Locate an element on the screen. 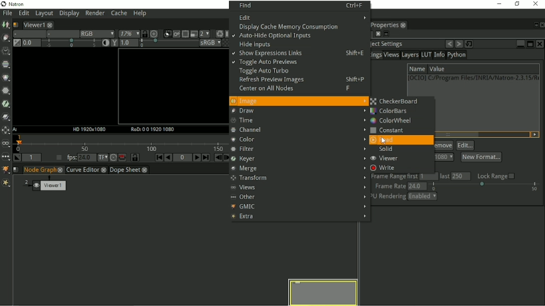 The width and height of the screenshot is (545, 306). frame rate is located at coordinates (458, 186).